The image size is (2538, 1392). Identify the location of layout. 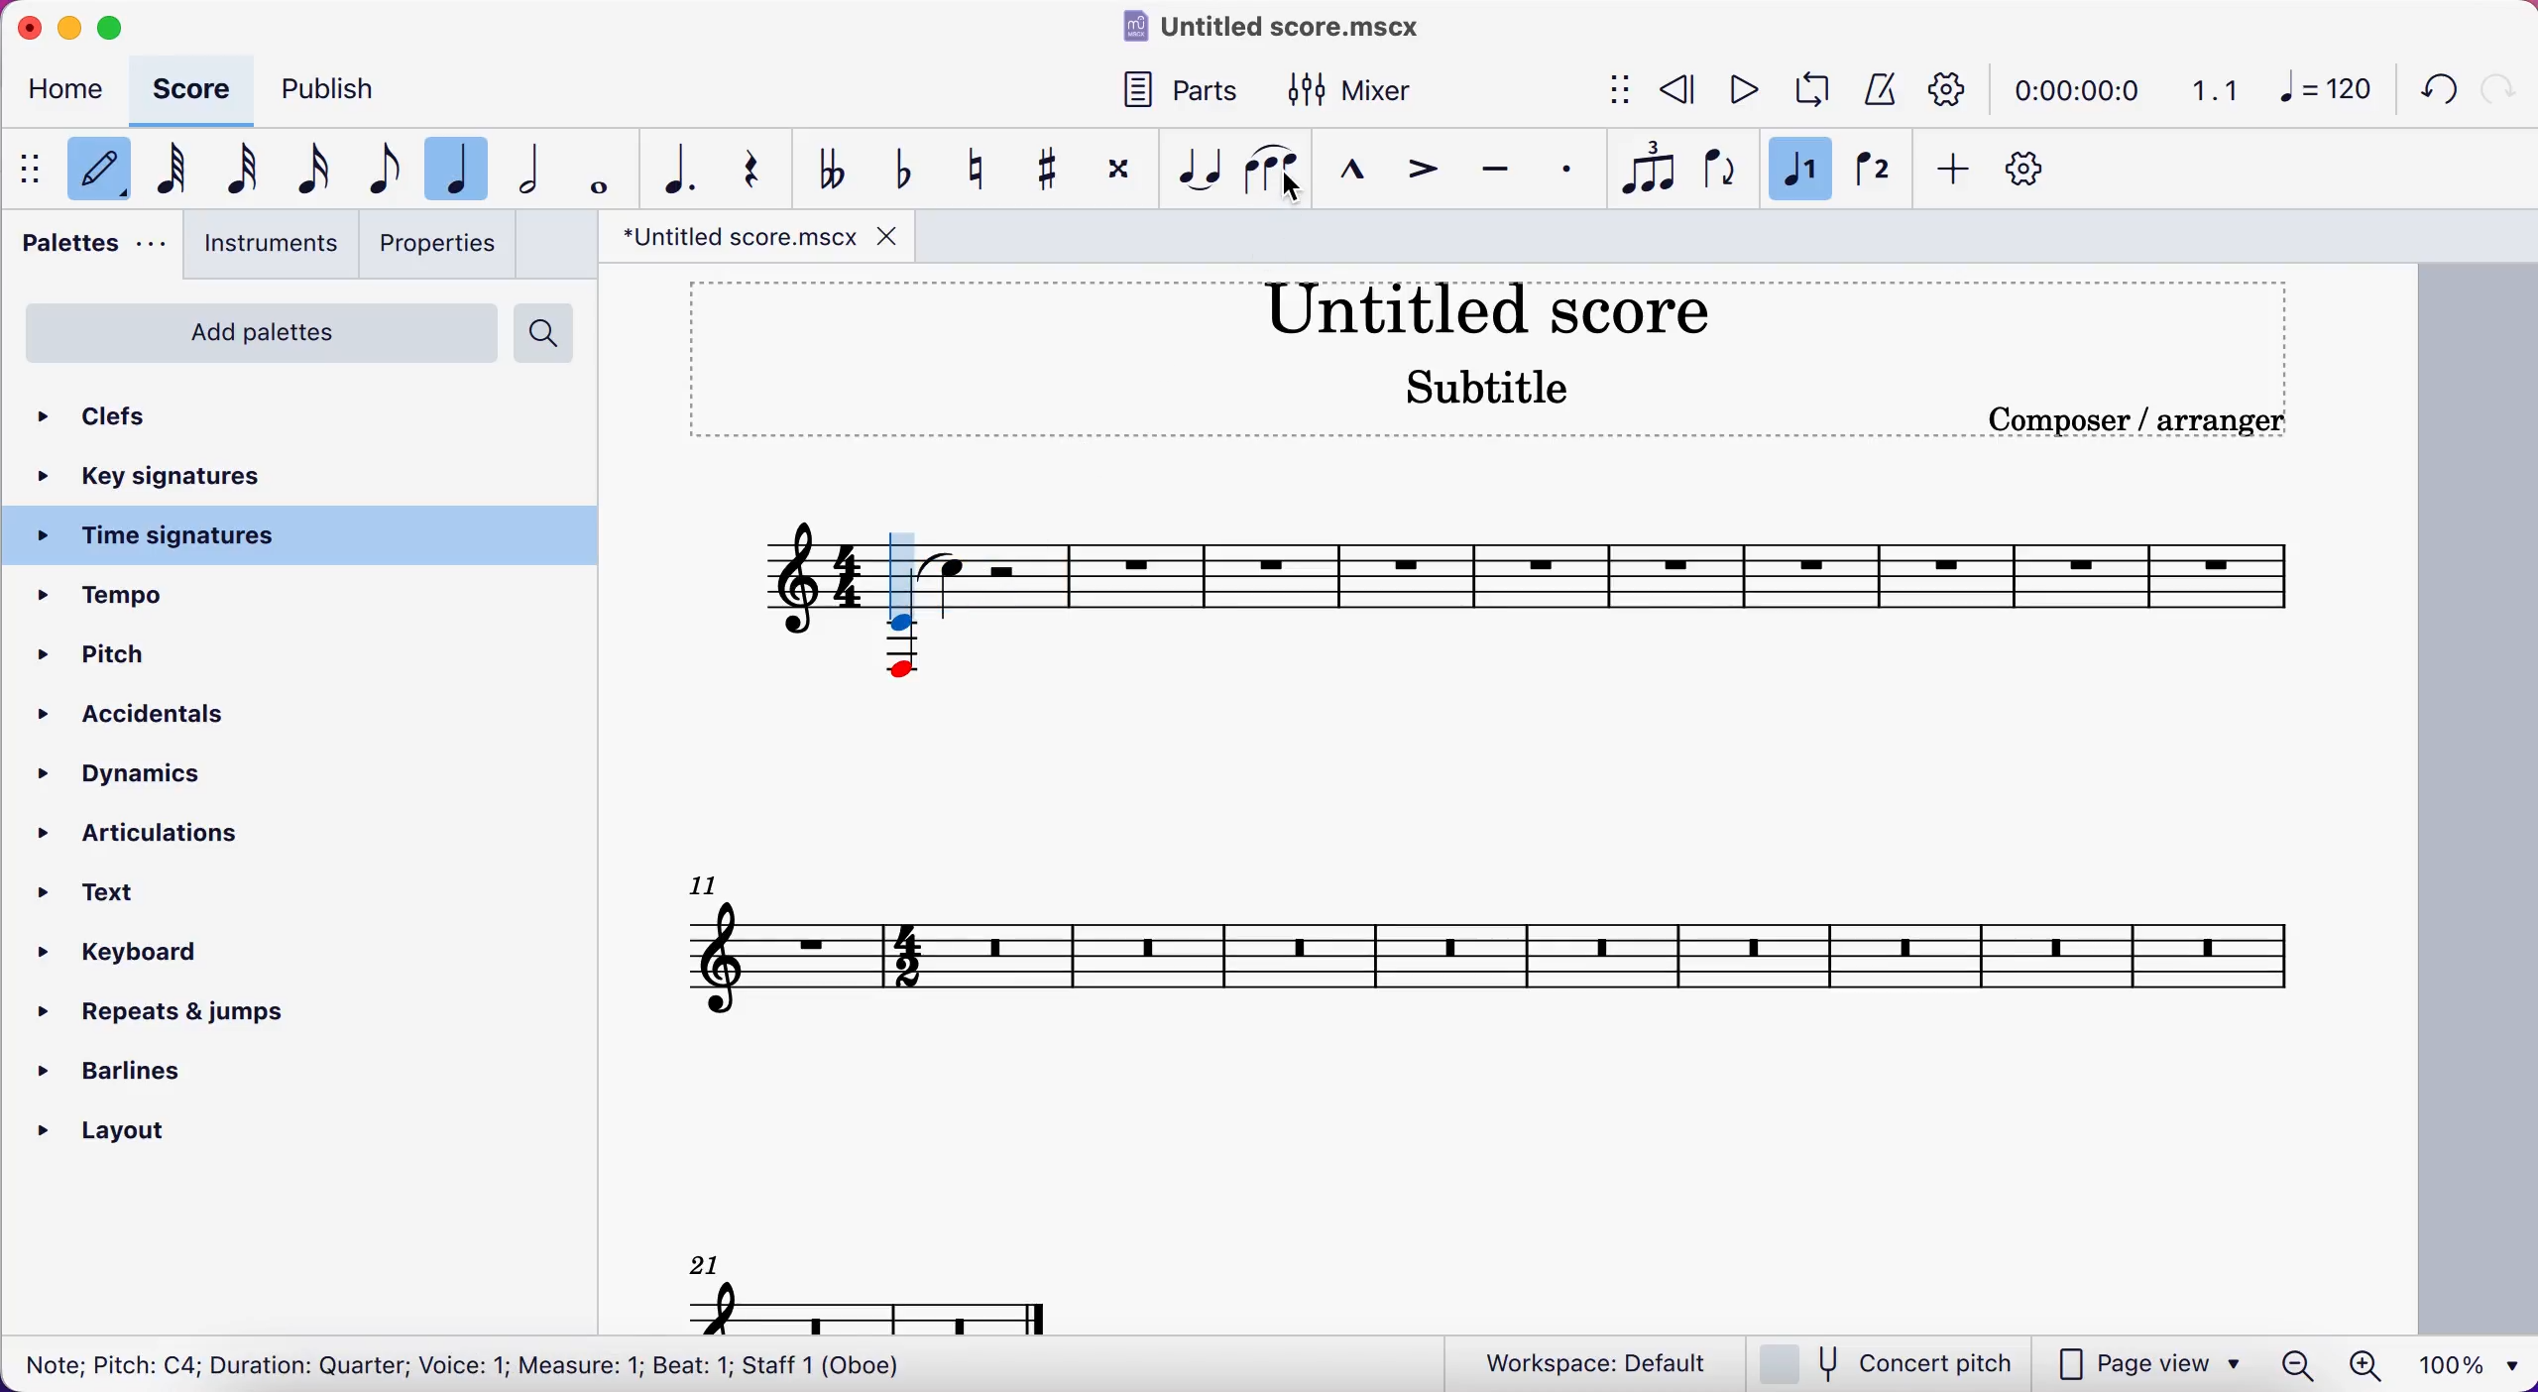
(146, 1135).